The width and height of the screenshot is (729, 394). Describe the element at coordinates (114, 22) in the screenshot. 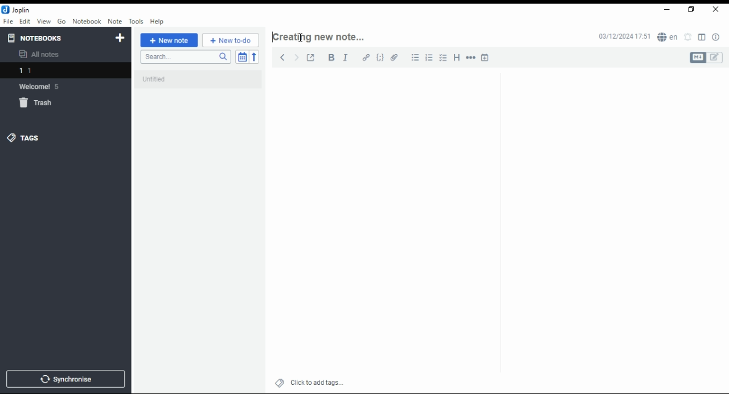

I see `note` at that location.